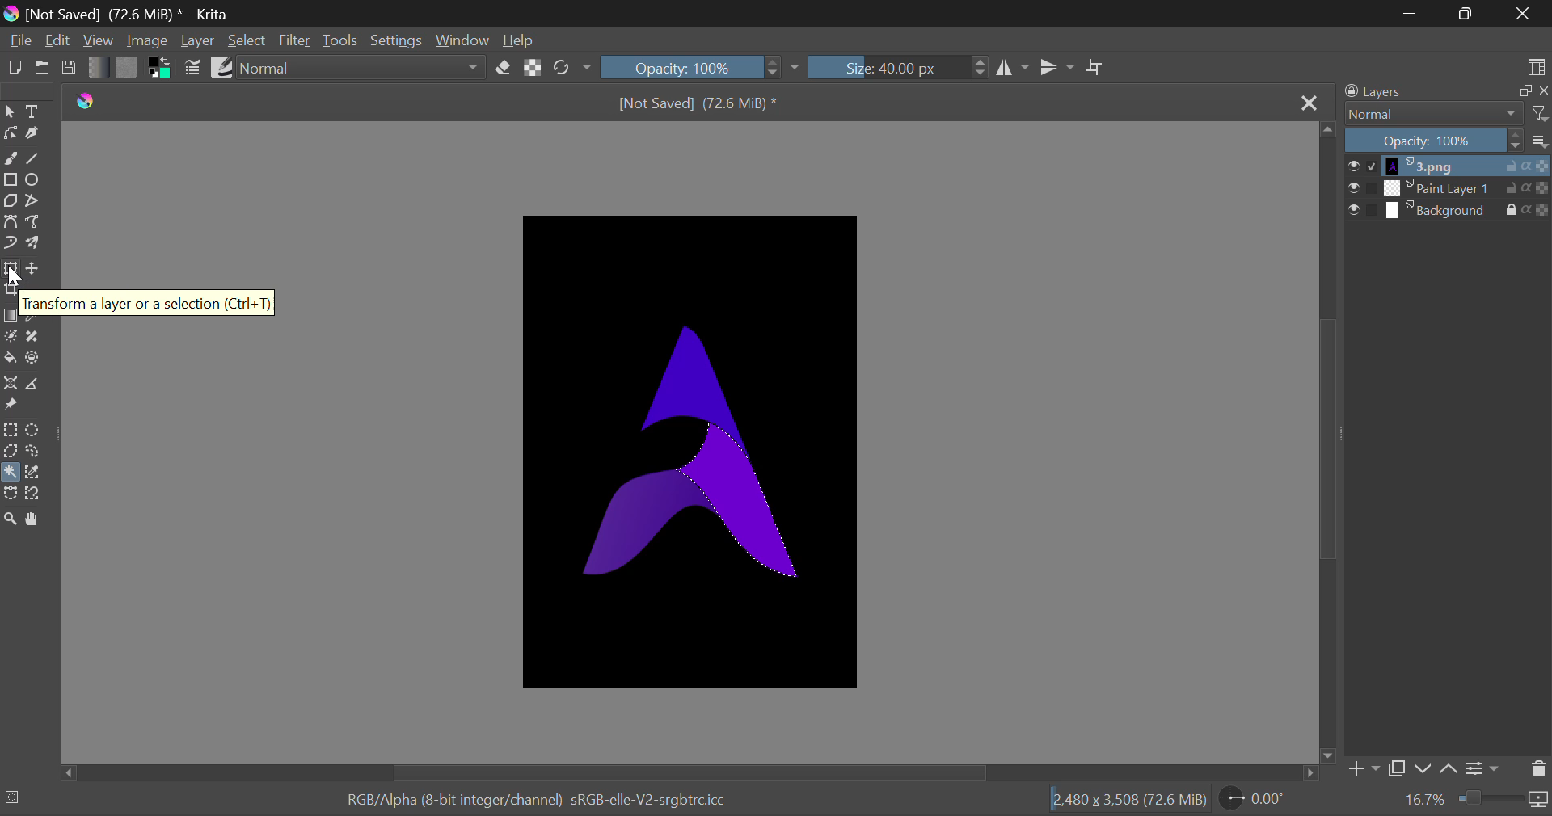 The width and height of the screenshot is (1552, 816). What do you see at coordinates (1468, 14) in the screenshot?
I see `Minimize` at bounding box center [1468, 14].